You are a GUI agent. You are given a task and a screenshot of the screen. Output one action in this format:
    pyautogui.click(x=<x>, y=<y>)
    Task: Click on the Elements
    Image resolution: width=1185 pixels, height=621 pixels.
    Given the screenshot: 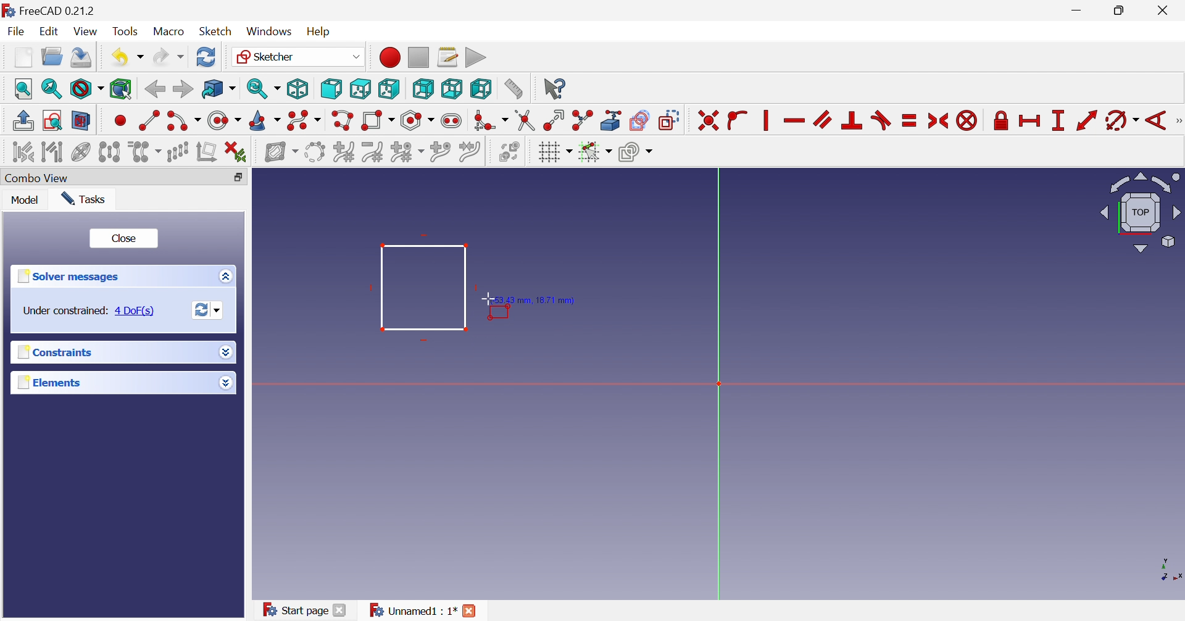 What is the action you would take?
    pyautogui.click(x=49, y=383)
    